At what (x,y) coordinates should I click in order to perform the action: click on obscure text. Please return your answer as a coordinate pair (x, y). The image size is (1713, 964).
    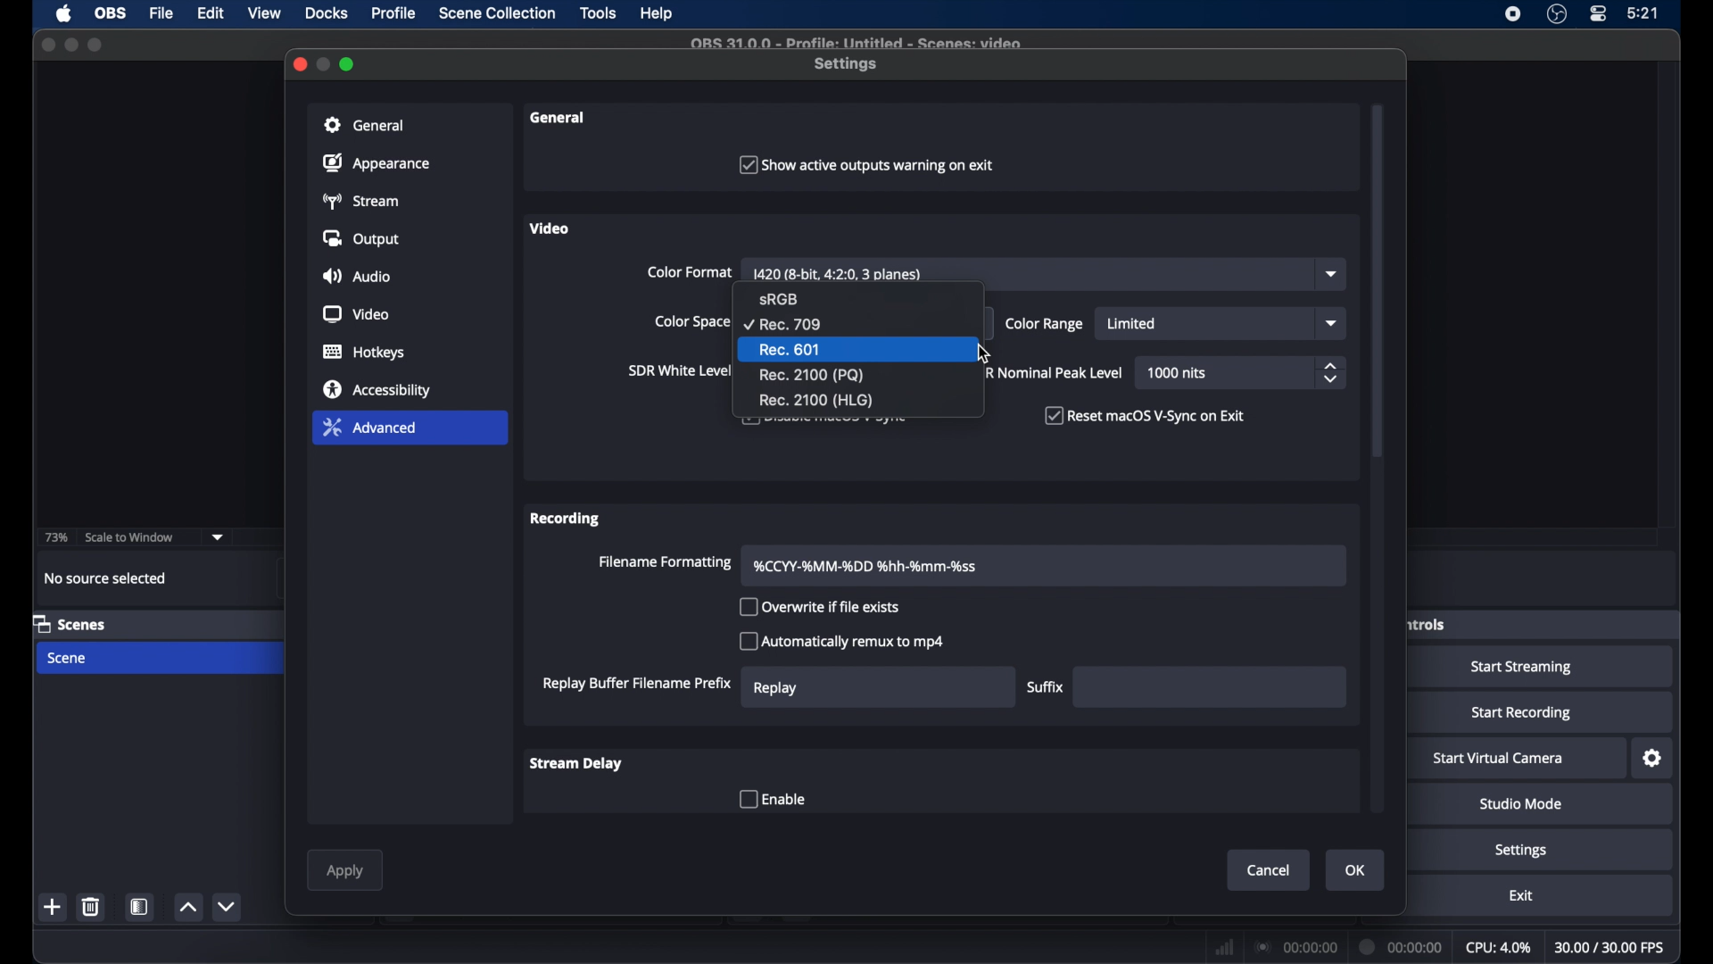
    Looking at the image, I should click on (824, 423).